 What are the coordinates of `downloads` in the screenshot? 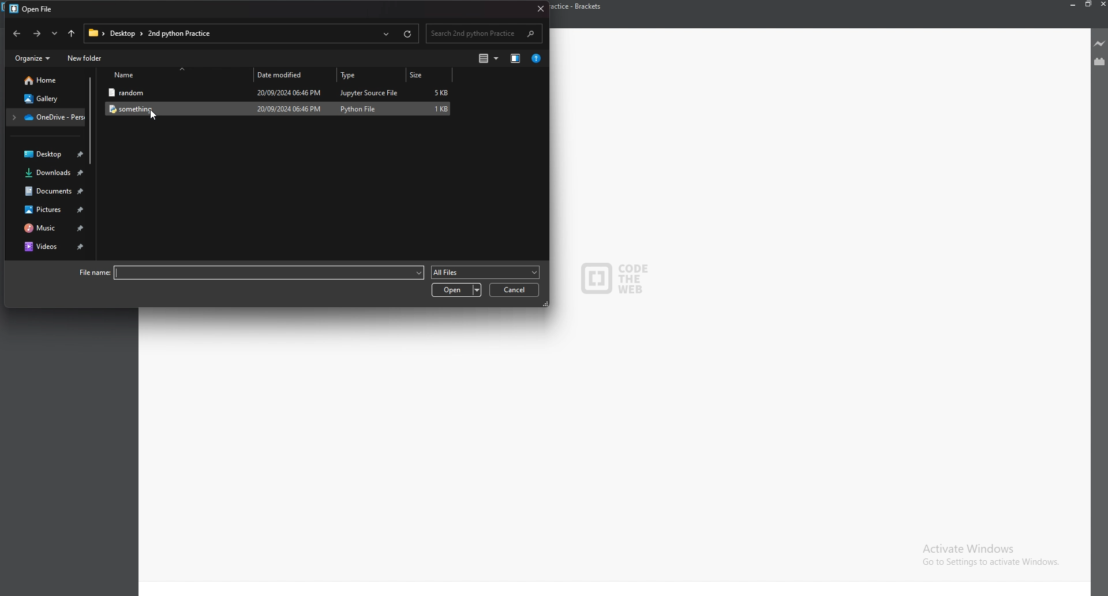 It's located at (46, 173).